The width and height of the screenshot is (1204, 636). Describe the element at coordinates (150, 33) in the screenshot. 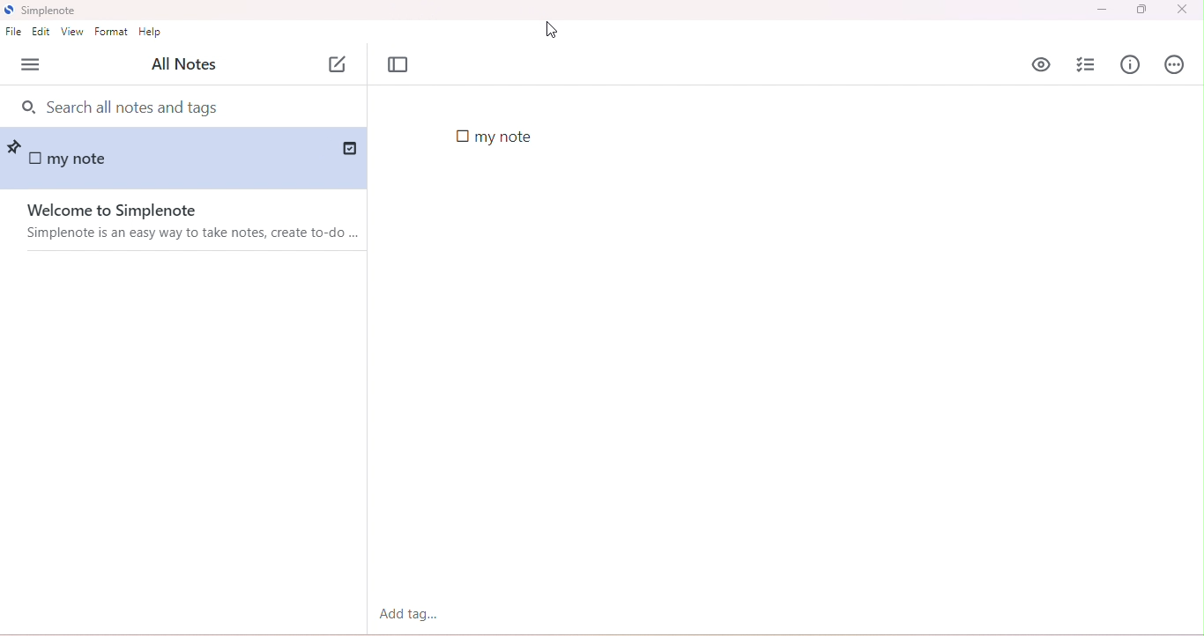

I see `help` at that location.